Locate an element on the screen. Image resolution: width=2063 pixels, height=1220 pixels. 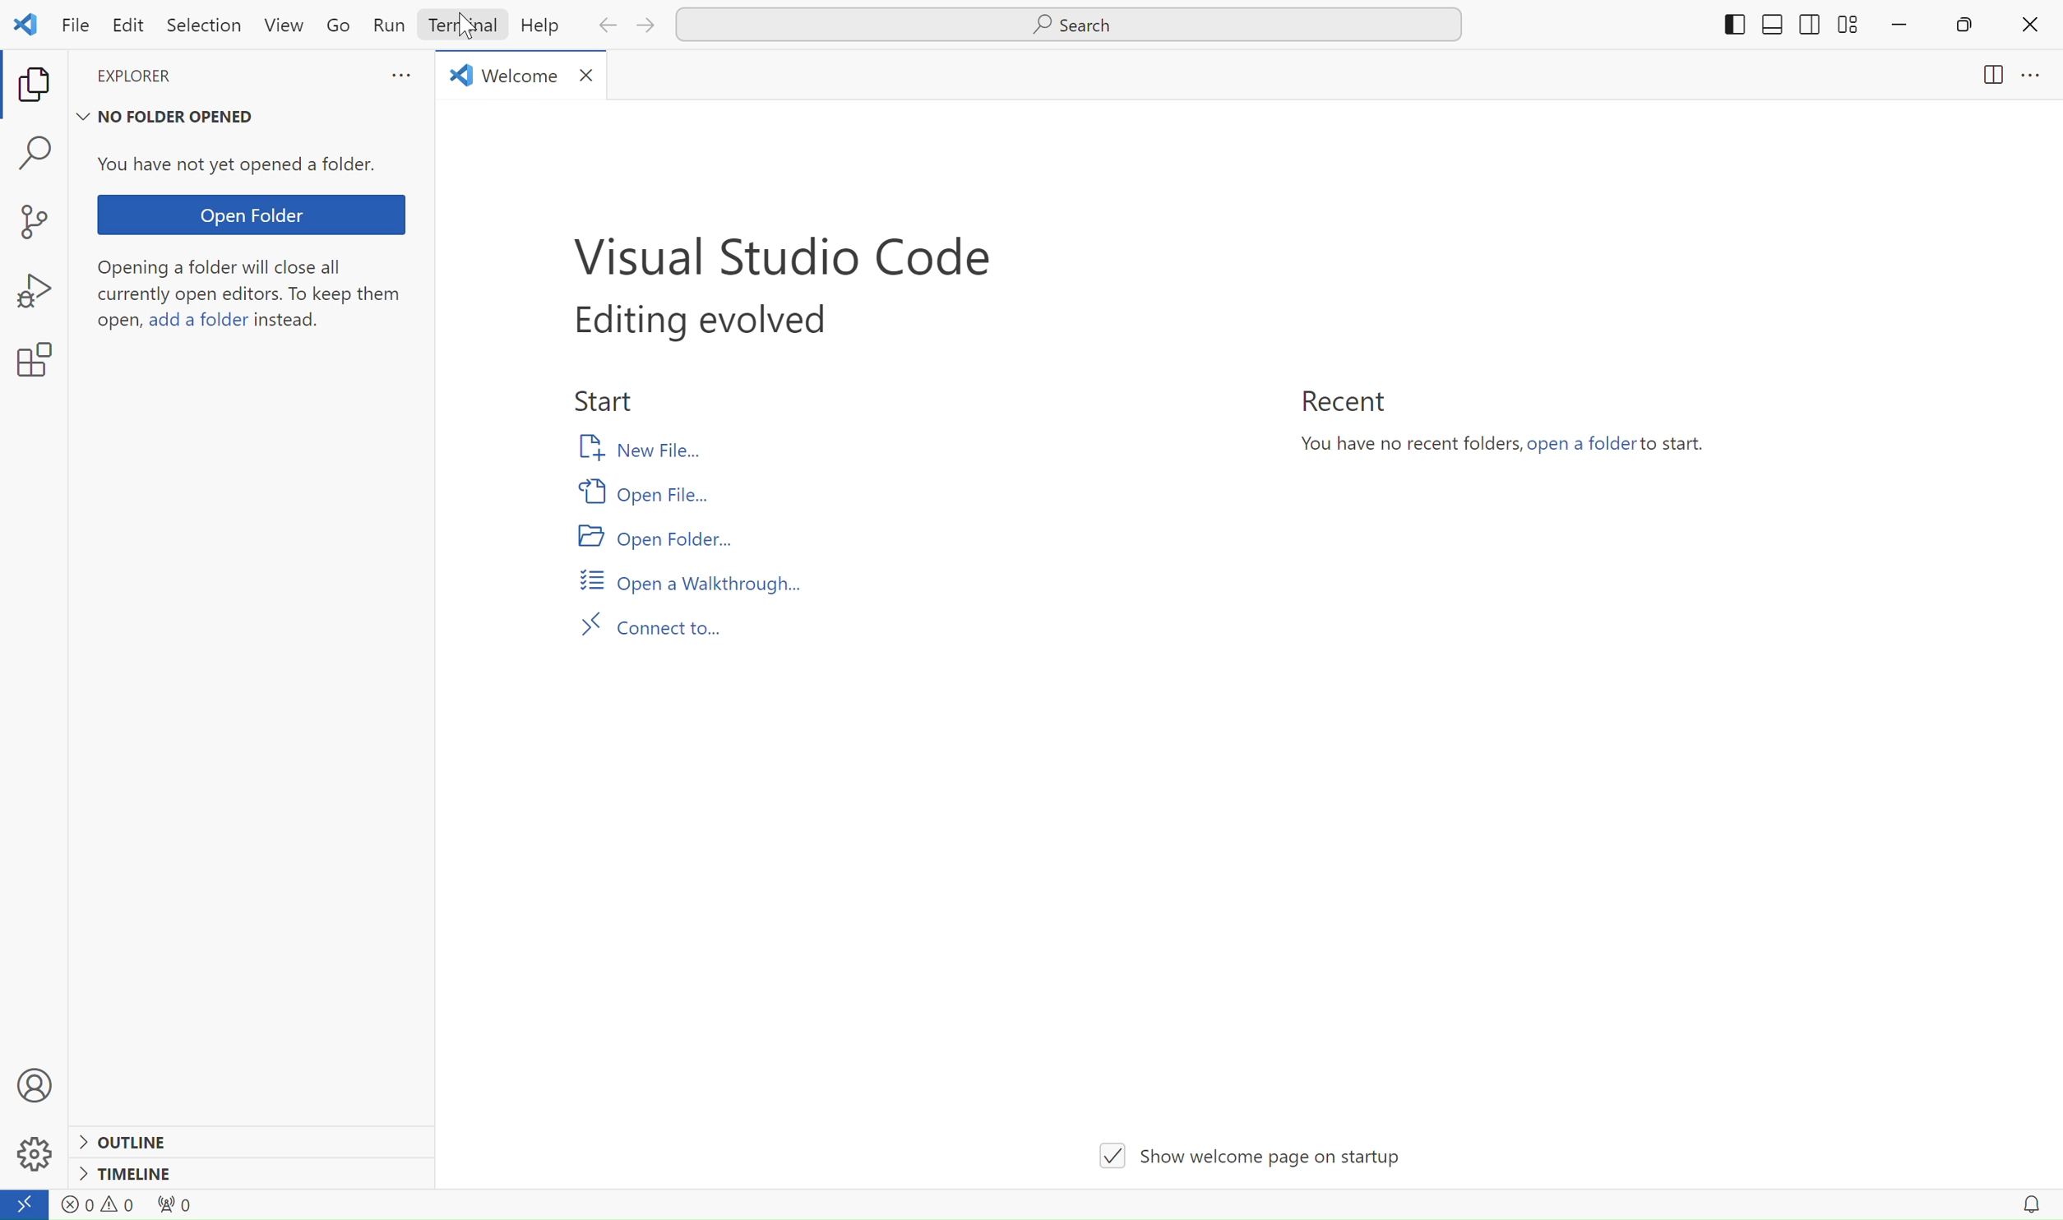
Selection is located at coordinates (208, 28).